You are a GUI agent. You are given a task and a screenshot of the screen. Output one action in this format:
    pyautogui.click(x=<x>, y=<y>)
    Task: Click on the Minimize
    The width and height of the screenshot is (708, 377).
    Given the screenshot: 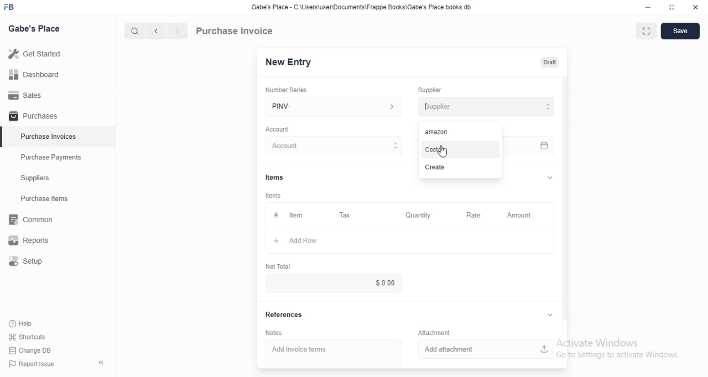 What is the action you would take?
    pyautogui.click(x=648, y=7)
    